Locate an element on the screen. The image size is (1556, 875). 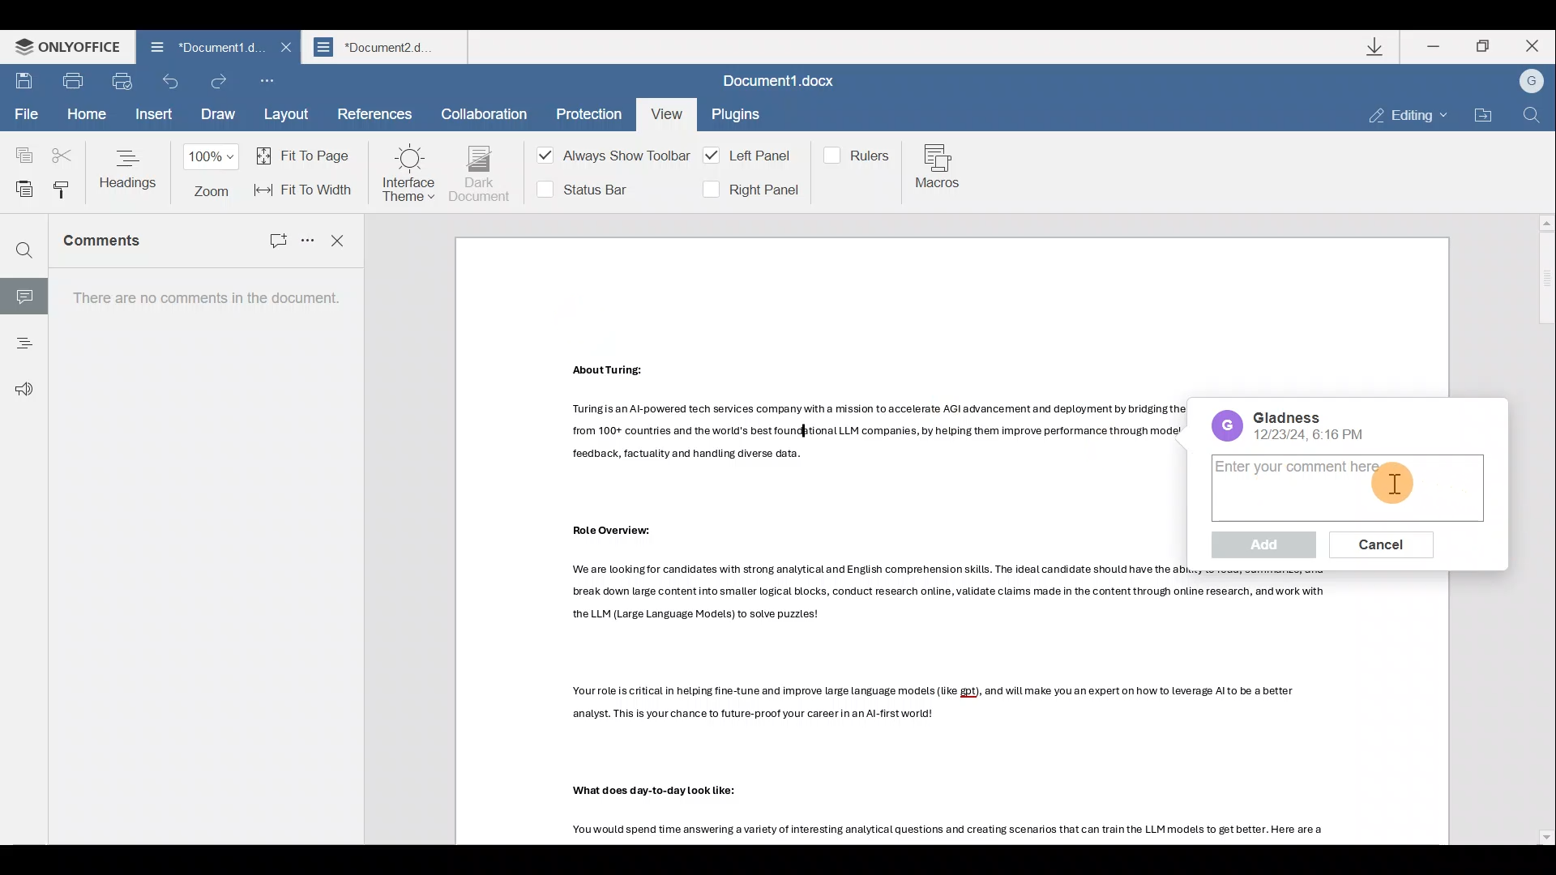
Headings is located at coordinates (23, 338).